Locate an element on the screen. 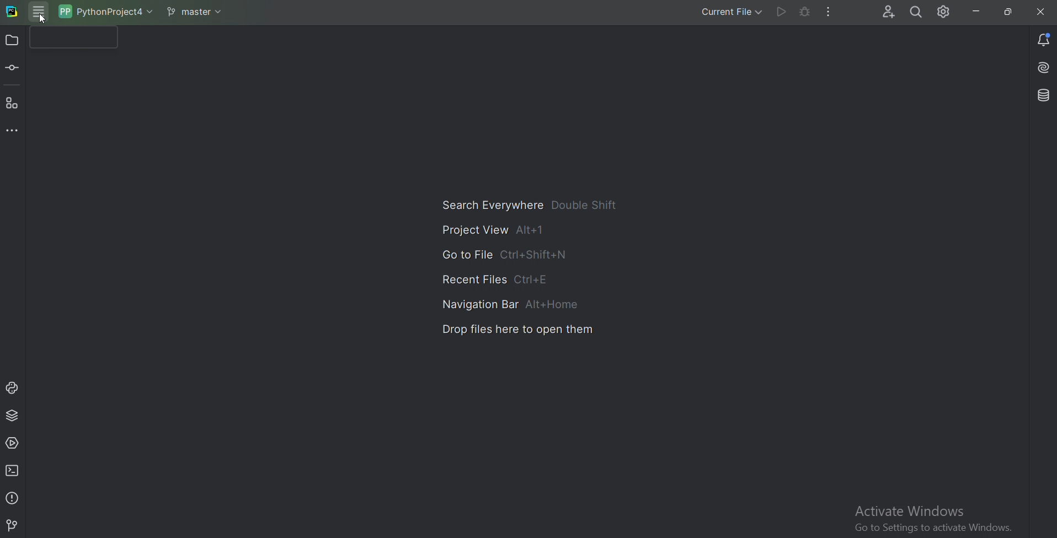 The width and height of the screenshot is (1057, 538). Search Everywhere is located at coordinates (916, 12).